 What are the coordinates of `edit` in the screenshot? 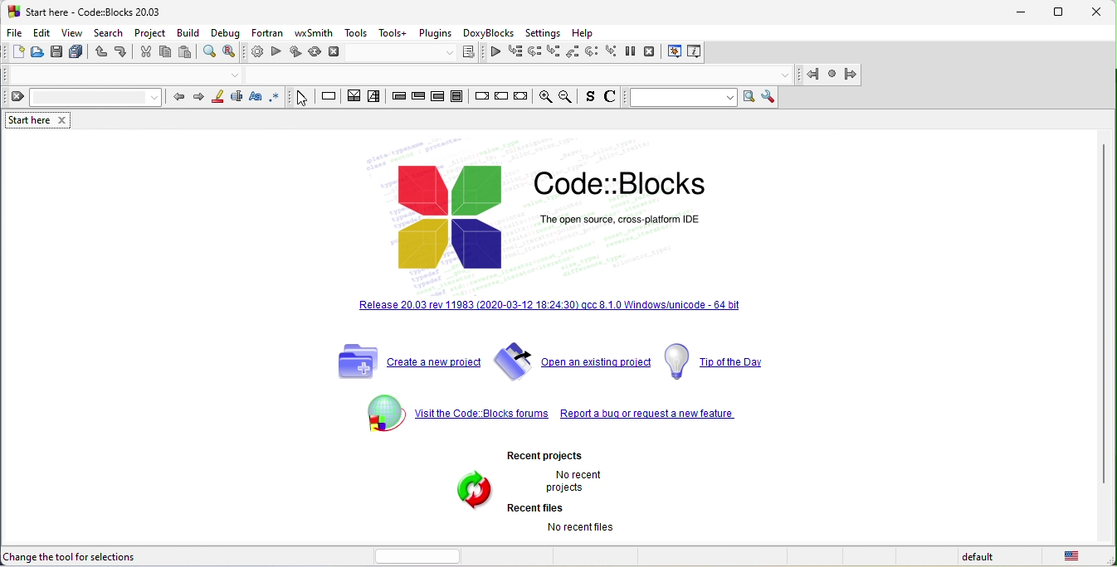 It's located at (44, 33).